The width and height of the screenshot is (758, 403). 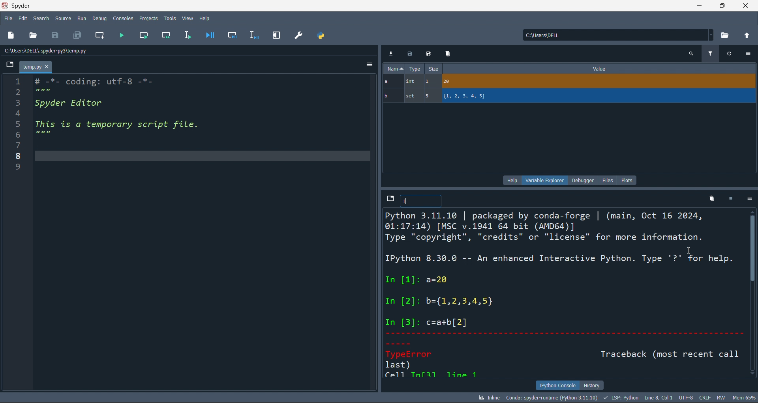 What do you see at coordinates (570, 97) in the screenshot?
I see `b, set, 5, {1,2,3,4,5}` at bounding box center [570, 97].